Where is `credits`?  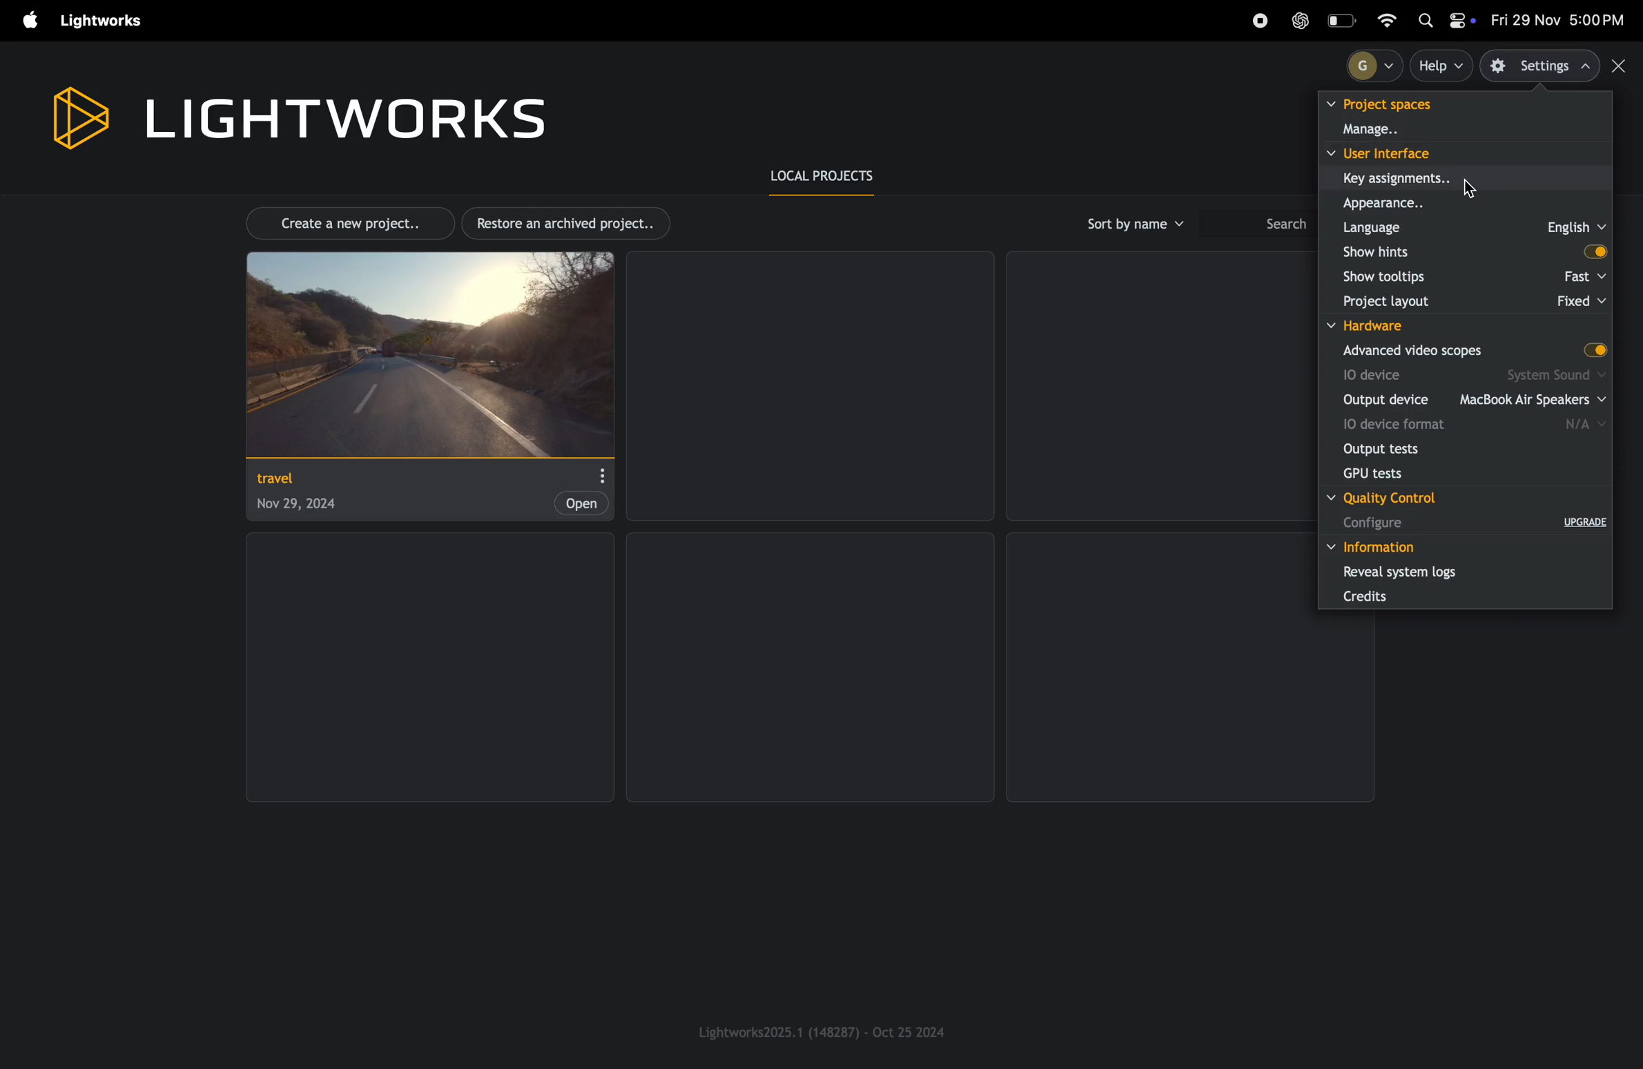 credits is located at coordinates (1461, 597).